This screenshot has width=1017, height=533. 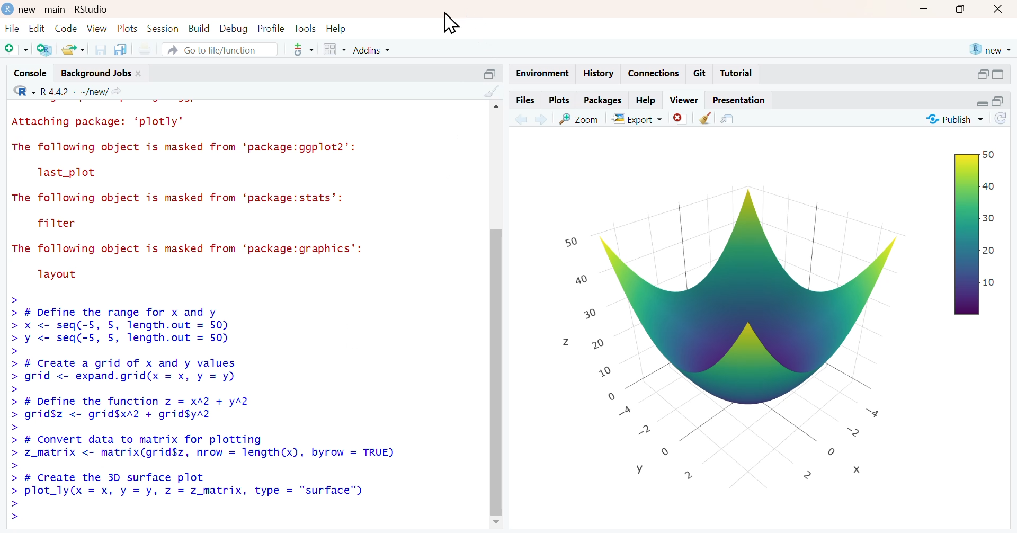 What do you see at coordinates (197, 250) in the screenshot?
I see `The following object is masked from ‘package:graphics’:` at bounding box center [197, 250].